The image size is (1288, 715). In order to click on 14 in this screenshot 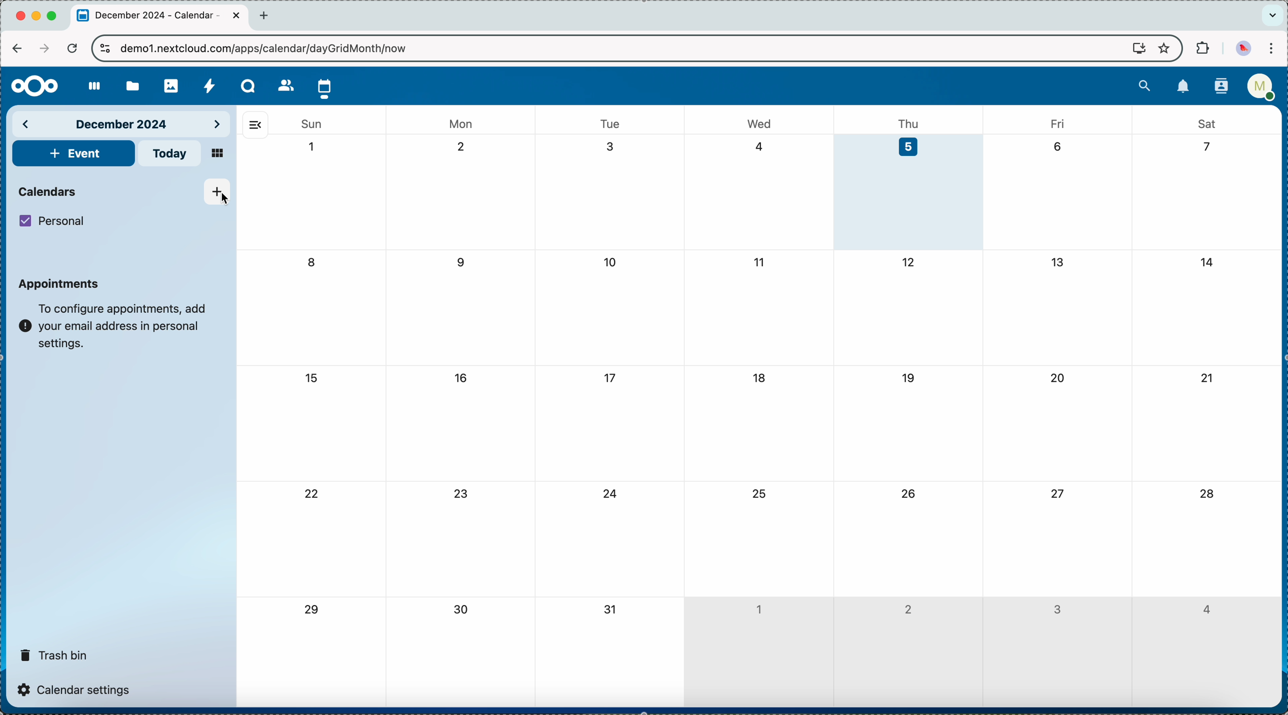, I will do `click(1210, 260)`.